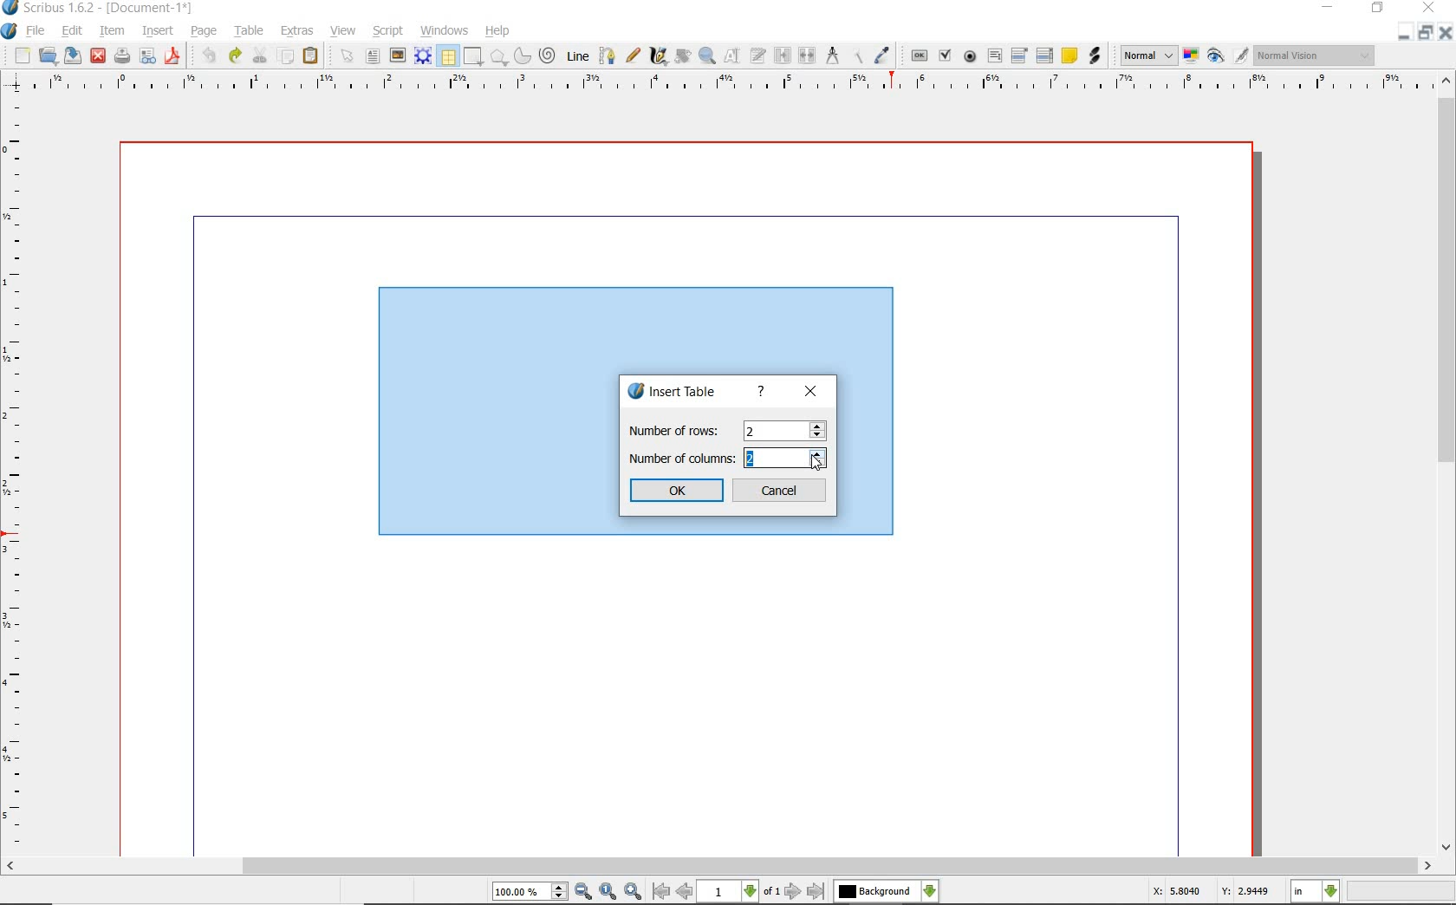 This screenshot has width=1456, height=905. Describe the element at coordinates (524, 57) in the screenshot. I see `arc` at that location.